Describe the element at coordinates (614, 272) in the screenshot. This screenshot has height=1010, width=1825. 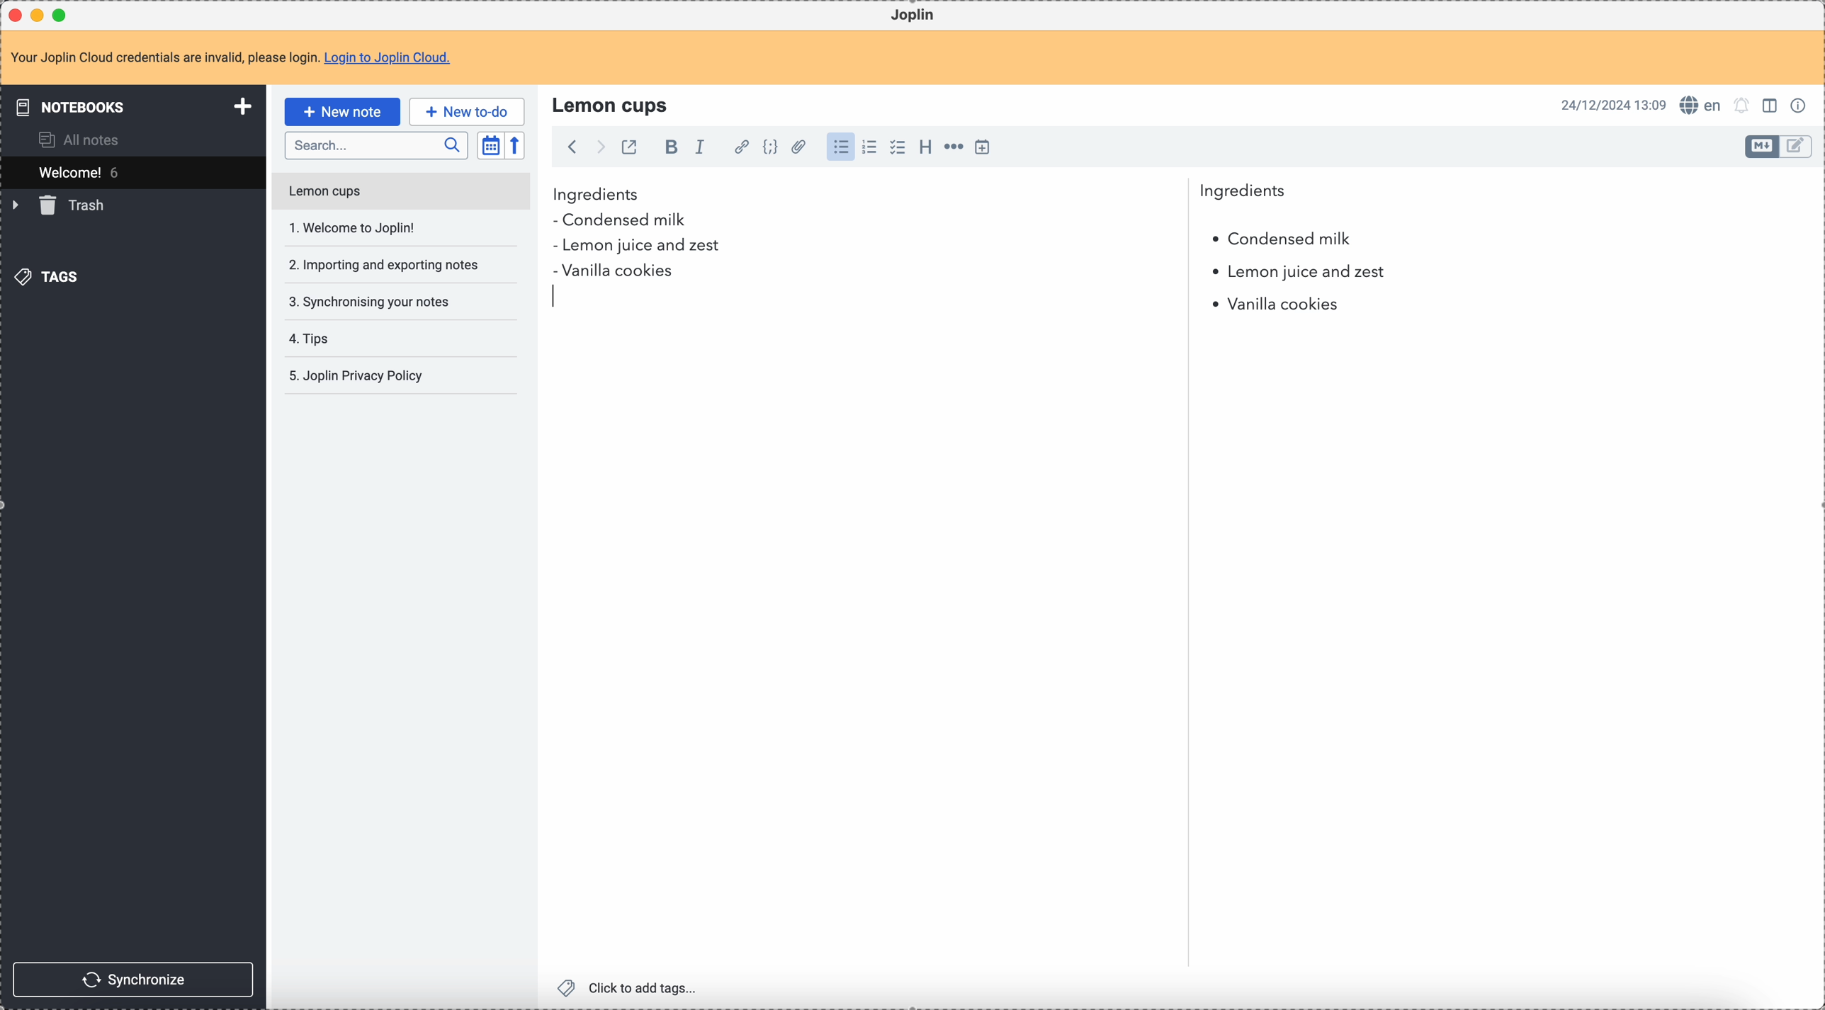
I see `vanilla cookies` at that location.